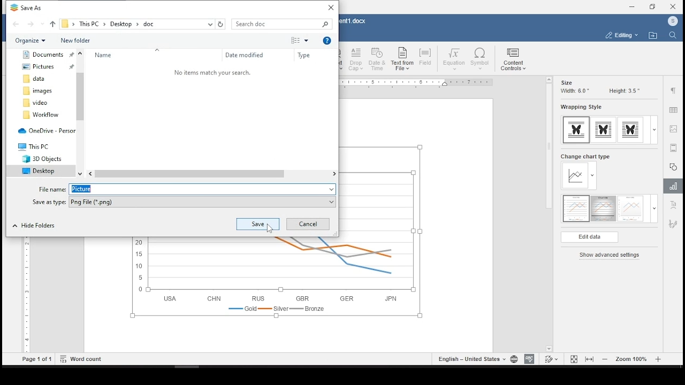 The image size is (685, 385). What do you see at coordinates (210, 24) in the screenshot?
I see `recent locations` at bounding box center [210, 24].